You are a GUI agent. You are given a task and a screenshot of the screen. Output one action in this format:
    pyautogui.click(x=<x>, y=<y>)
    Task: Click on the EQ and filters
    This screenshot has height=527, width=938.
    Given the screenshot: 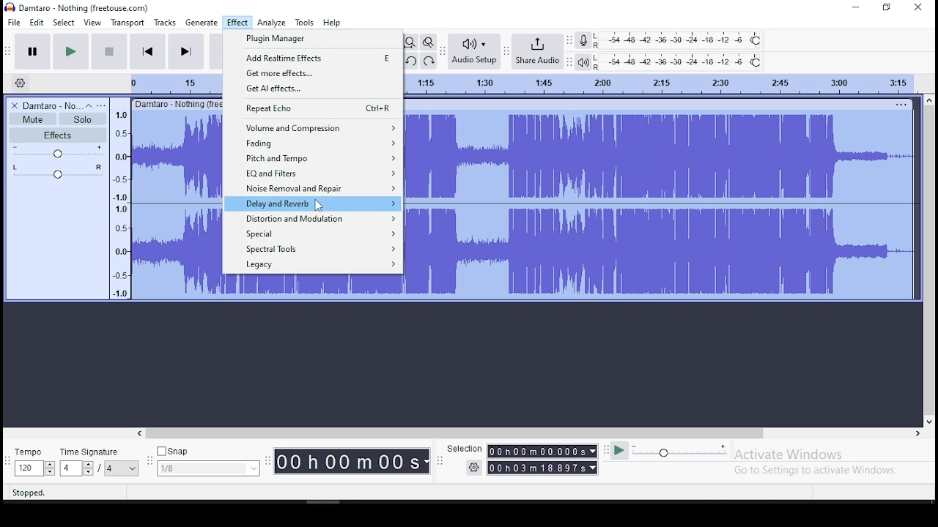 What is the action you would take?
    pyautogui.click(x=312, y=173)
    